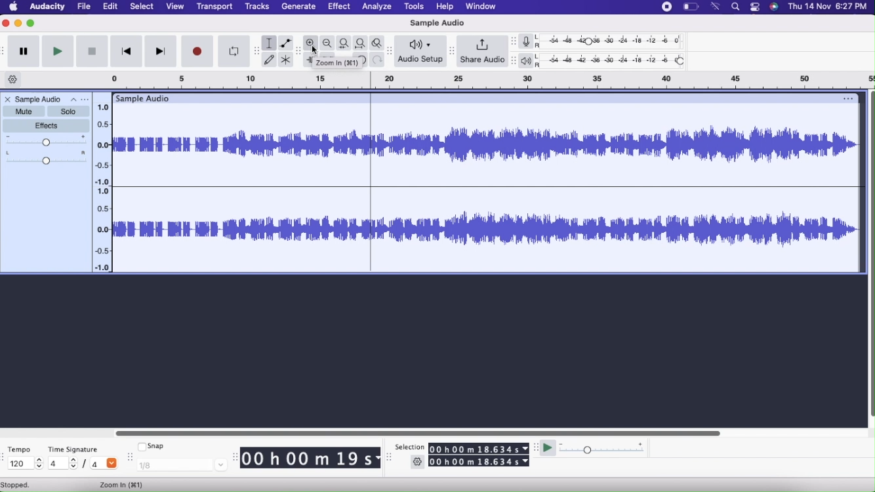 The width and height of the screenshot is (875, 492). I want to click on Play, so click(58, 52).